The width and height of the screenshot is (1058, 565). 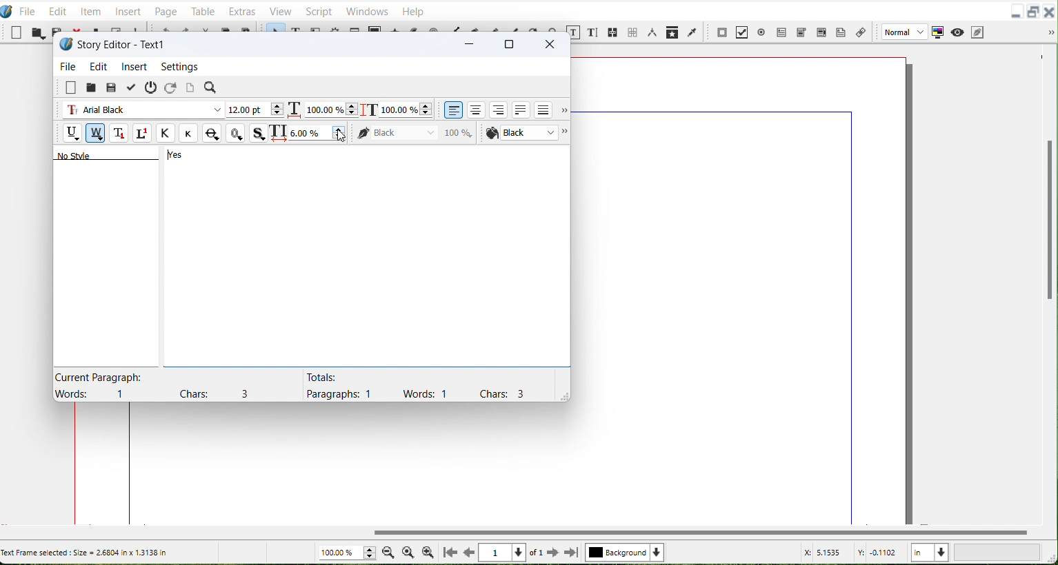 What do you see at coordinates (134, 67) in the screenshot?
I see `Insert` at bounding box center [134, 67].